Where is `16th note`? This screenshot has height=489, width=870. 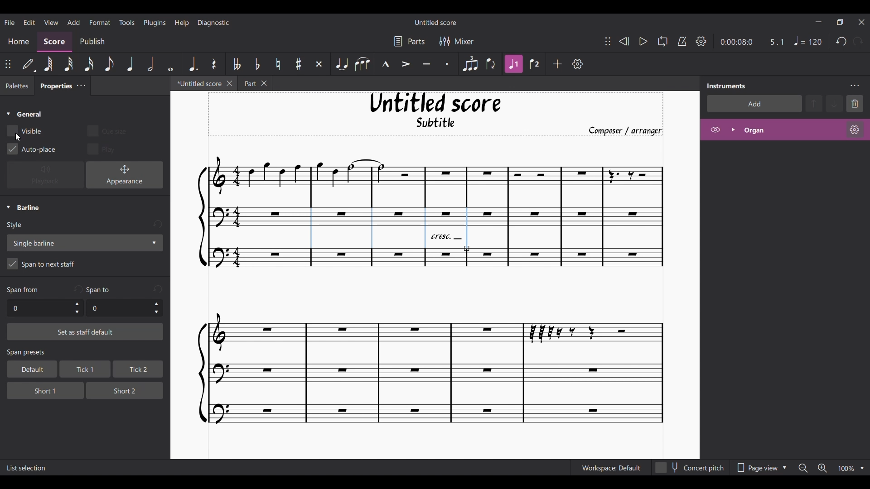
16th note is located at coordinates (90, 64).